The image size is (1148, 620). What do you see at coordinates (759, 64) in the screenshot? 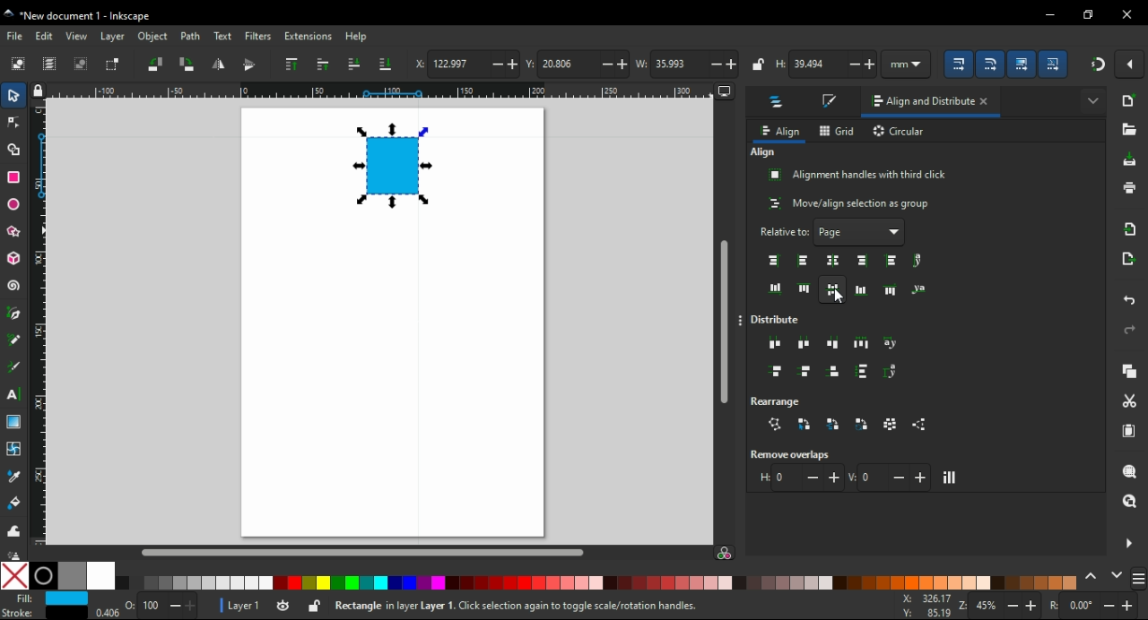
I see `lock ` at bounding box center [759, 64].